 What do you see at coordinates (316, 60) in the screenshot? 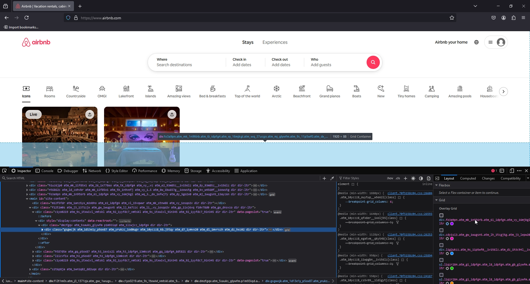
I see `who` at bounding box center [316, 60].